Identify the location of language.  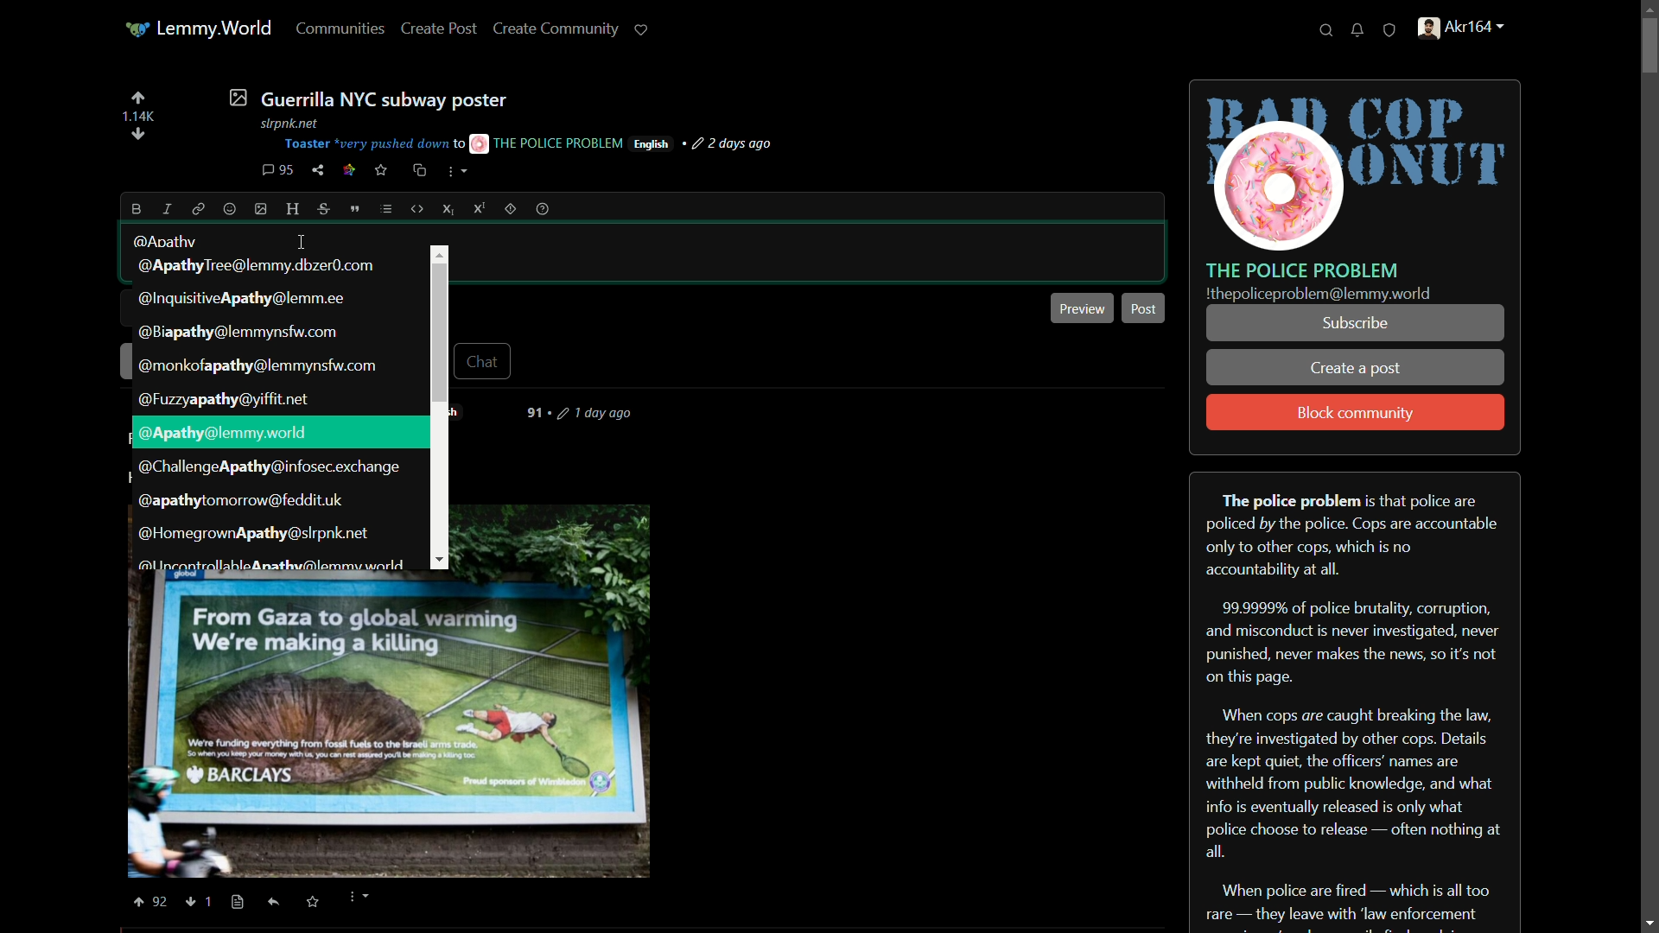
(652, 144).